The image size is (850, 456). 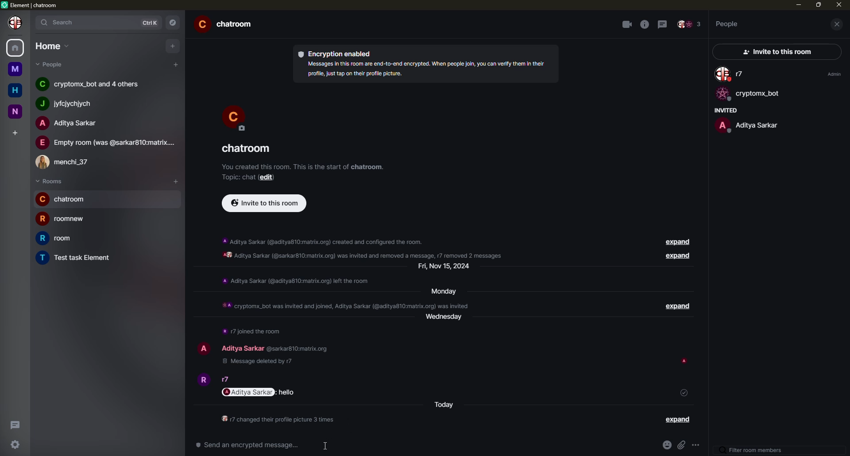 I want to click on home, so click(x=16, y=91).